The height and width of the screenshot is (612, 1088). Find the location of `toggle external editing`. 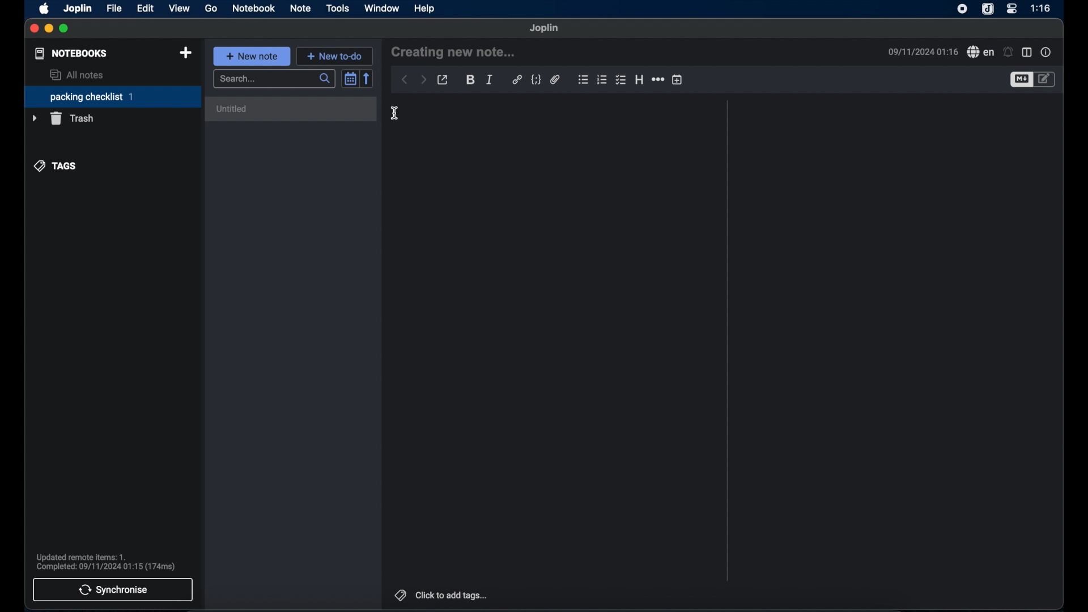

toggle external editing is located at coordinates (443, 80).